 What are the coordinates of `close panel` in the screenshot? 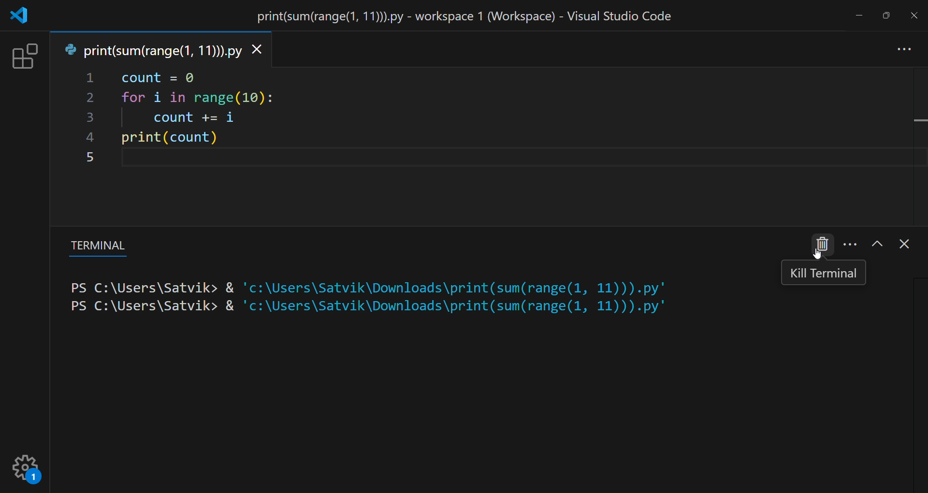 It's located at (904, 246).